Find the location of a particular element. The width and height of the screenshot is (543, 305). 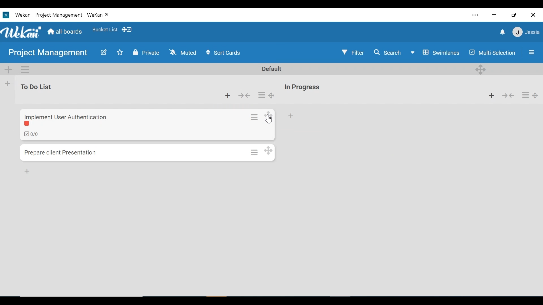

bucket list is located at coordinates (105, 30).